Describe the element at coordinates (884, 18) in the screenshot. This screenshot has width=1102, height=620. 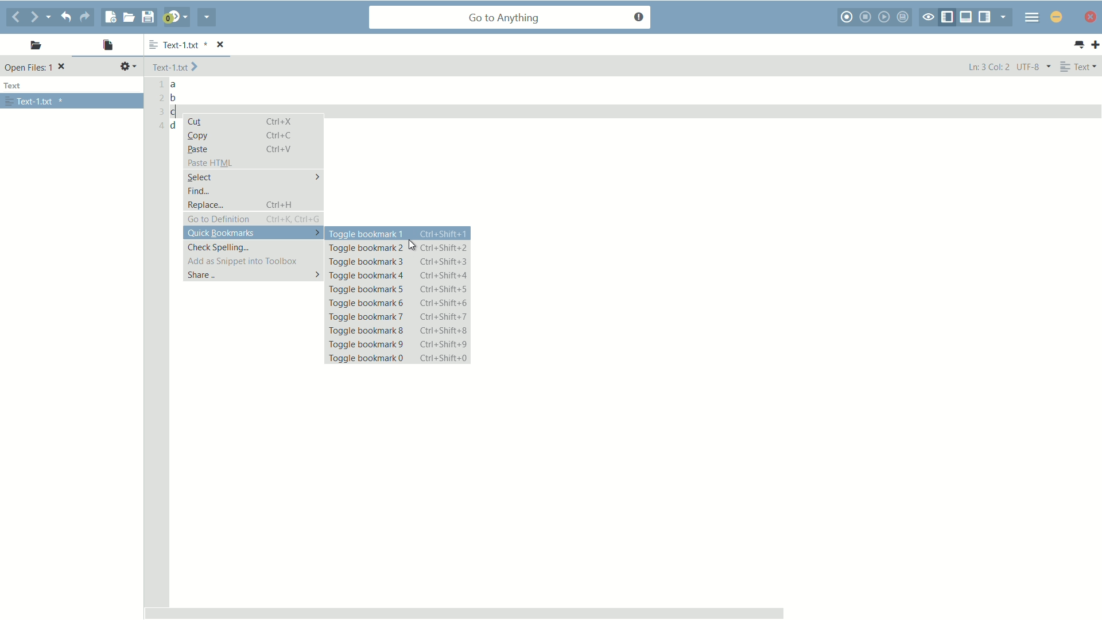
I see `start last macro` at that location.